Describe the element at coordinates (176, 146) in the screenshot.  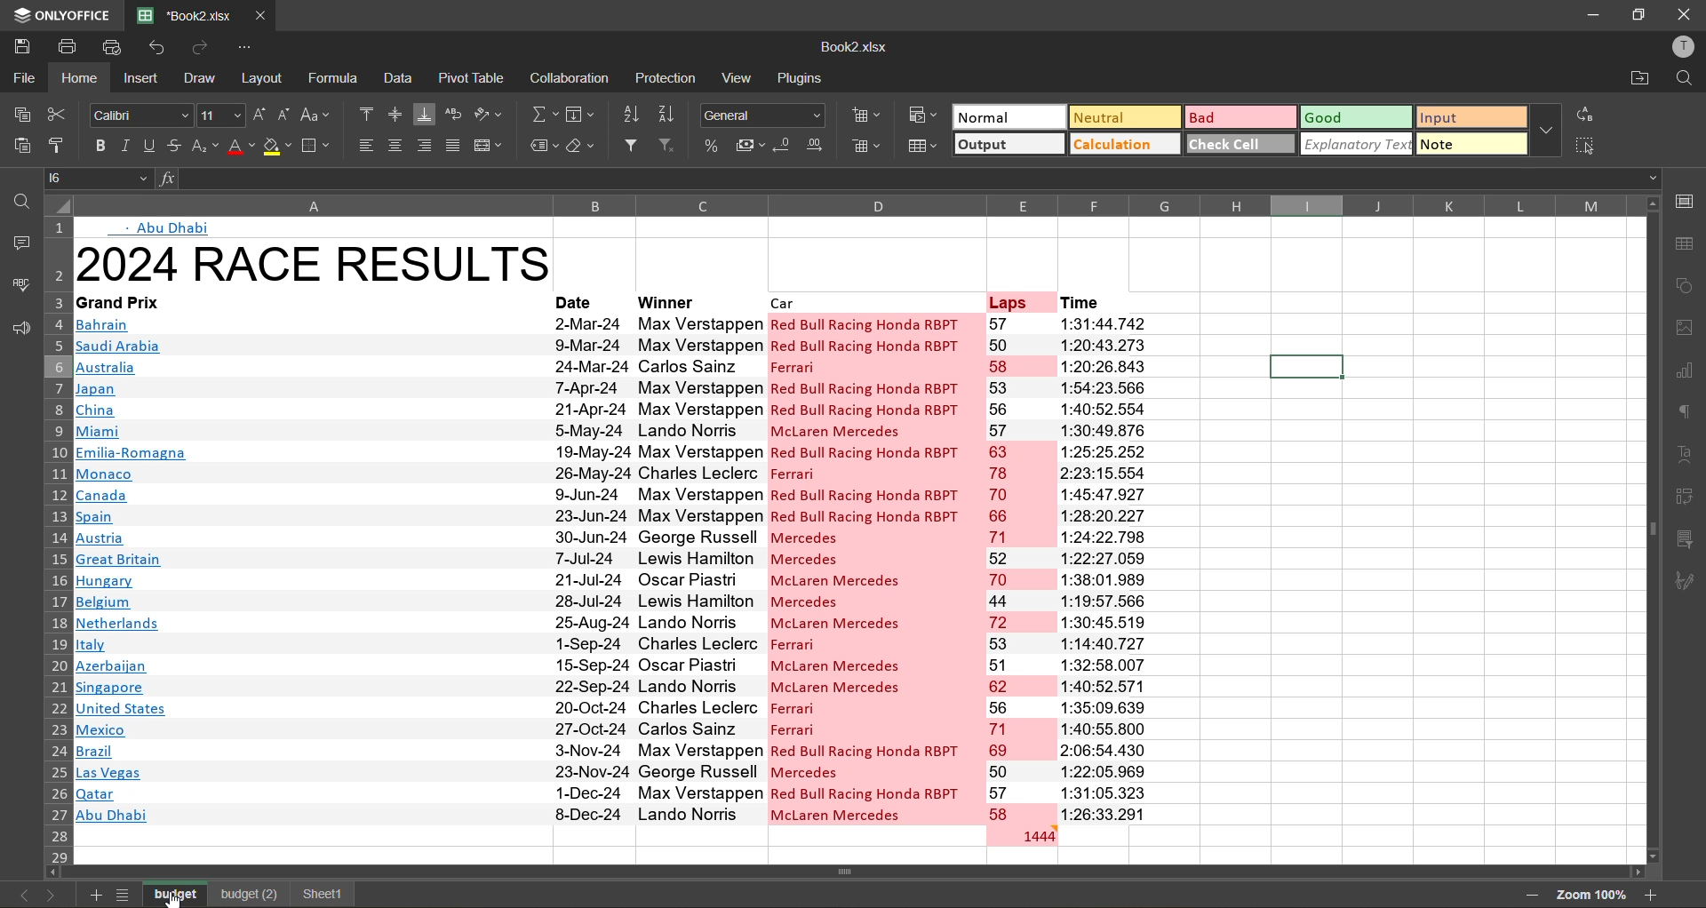
I see `strikethrough` at that location.